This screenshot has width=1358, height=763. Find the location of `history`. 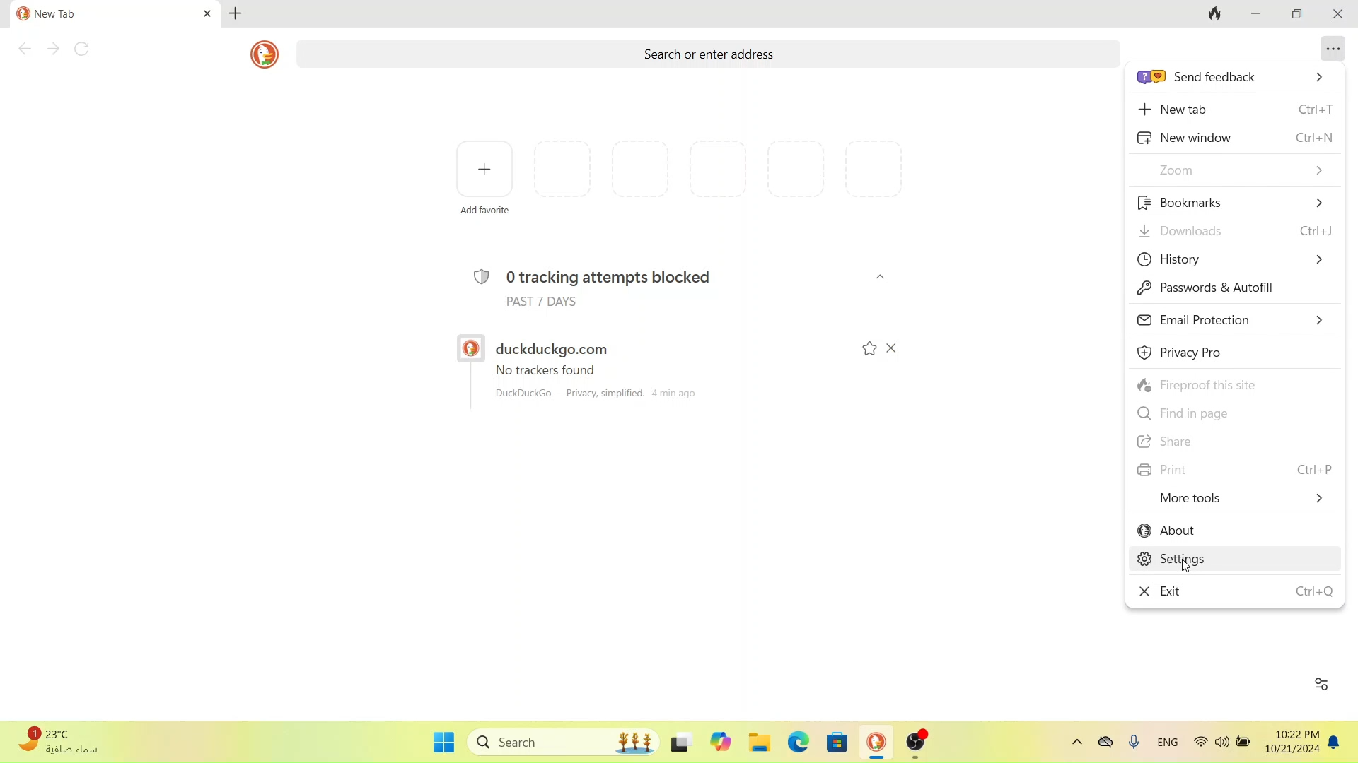

history is located at coordinates (1231, 260).